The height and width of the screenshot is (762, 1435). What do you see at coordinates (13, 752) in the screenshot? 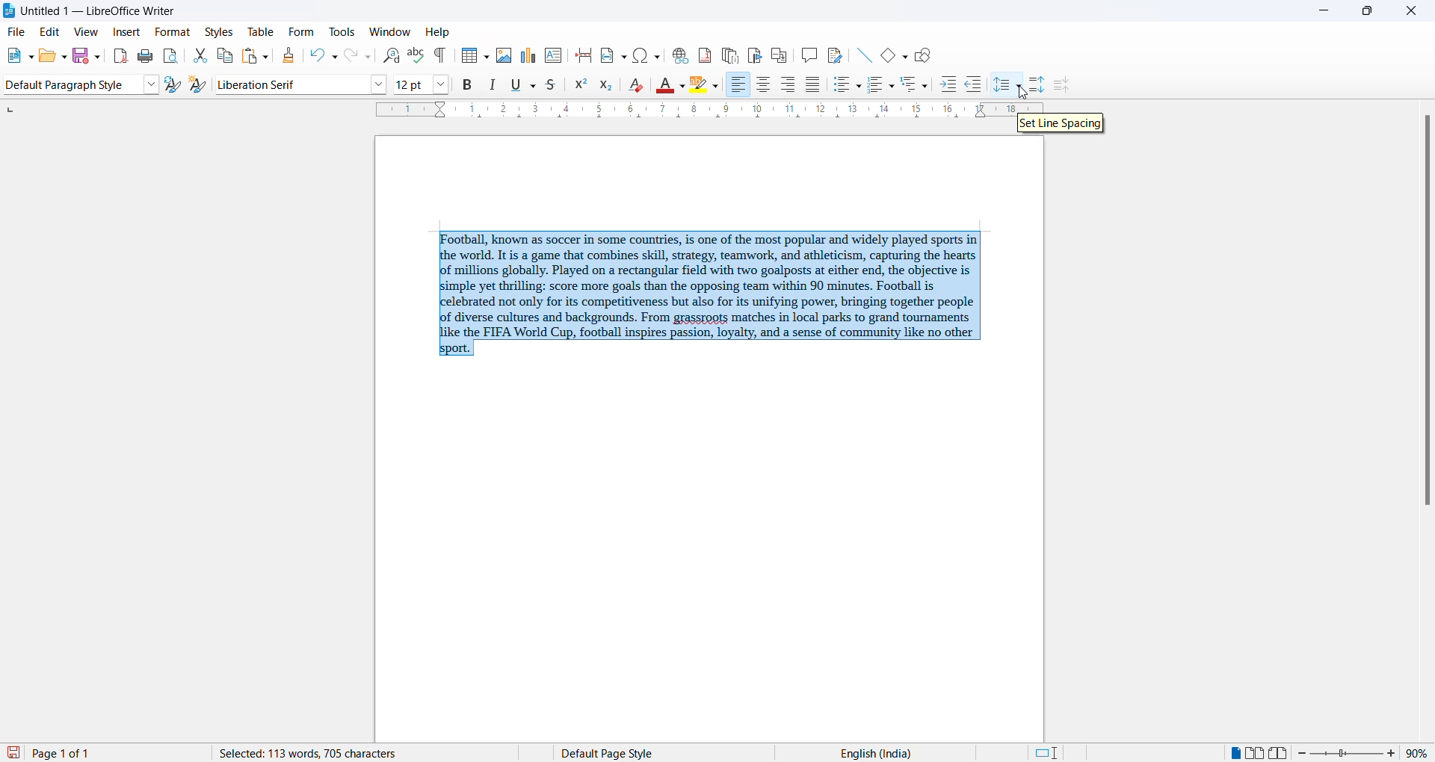
I see `save` at bounding box center [13, 752].